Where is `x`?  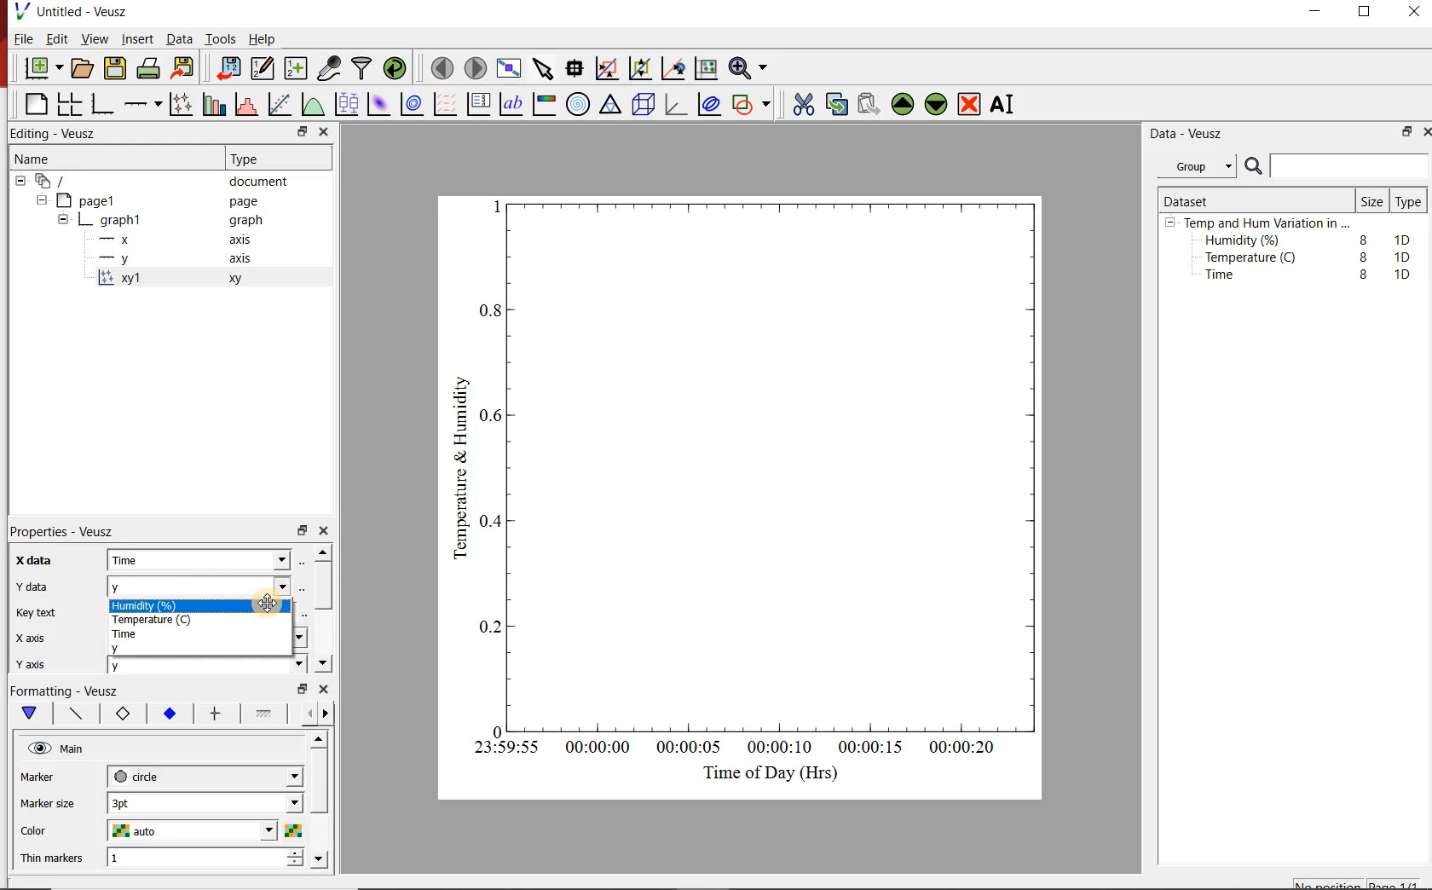
x is located at coordinates (123, 240).